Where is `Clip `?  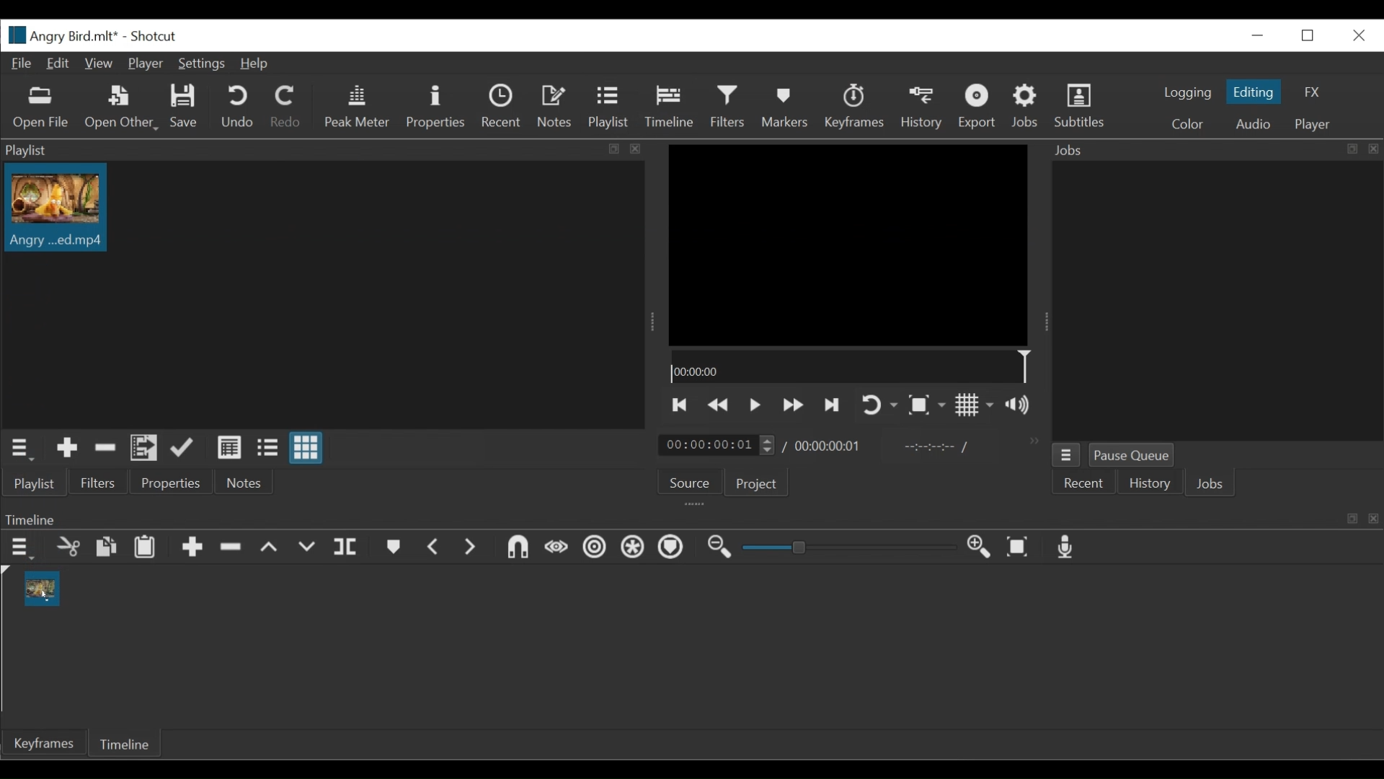 Clip  is located at coordinates (62, 211).